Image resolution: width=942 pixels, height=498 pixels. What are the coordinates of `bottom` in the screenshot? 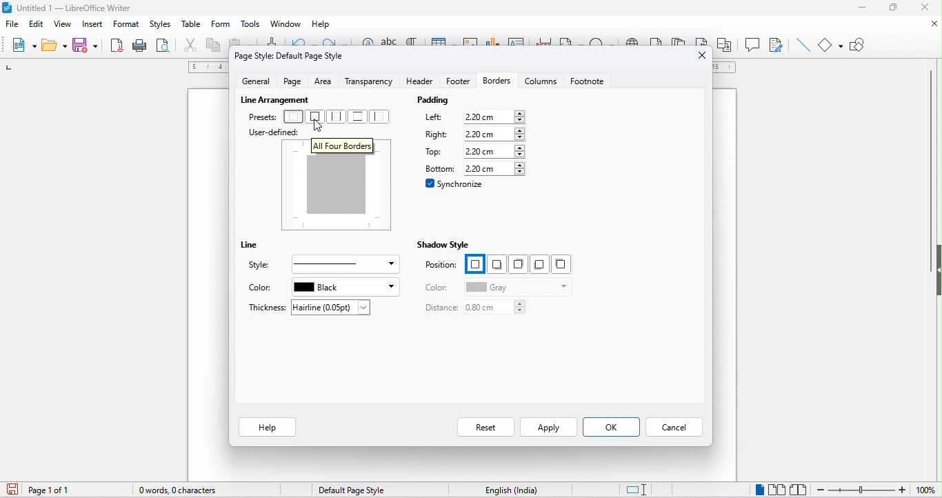 It's located at (438, 168).